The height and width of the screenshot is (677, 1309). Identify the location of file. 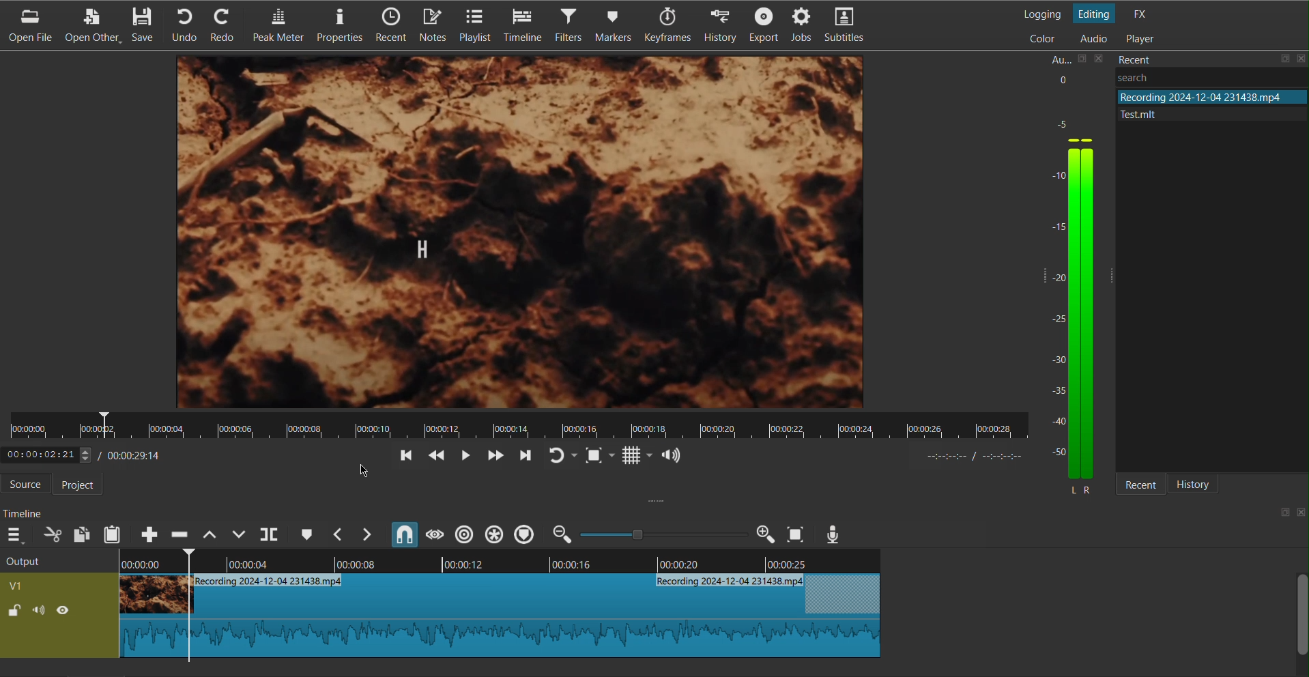
(1209, 96).